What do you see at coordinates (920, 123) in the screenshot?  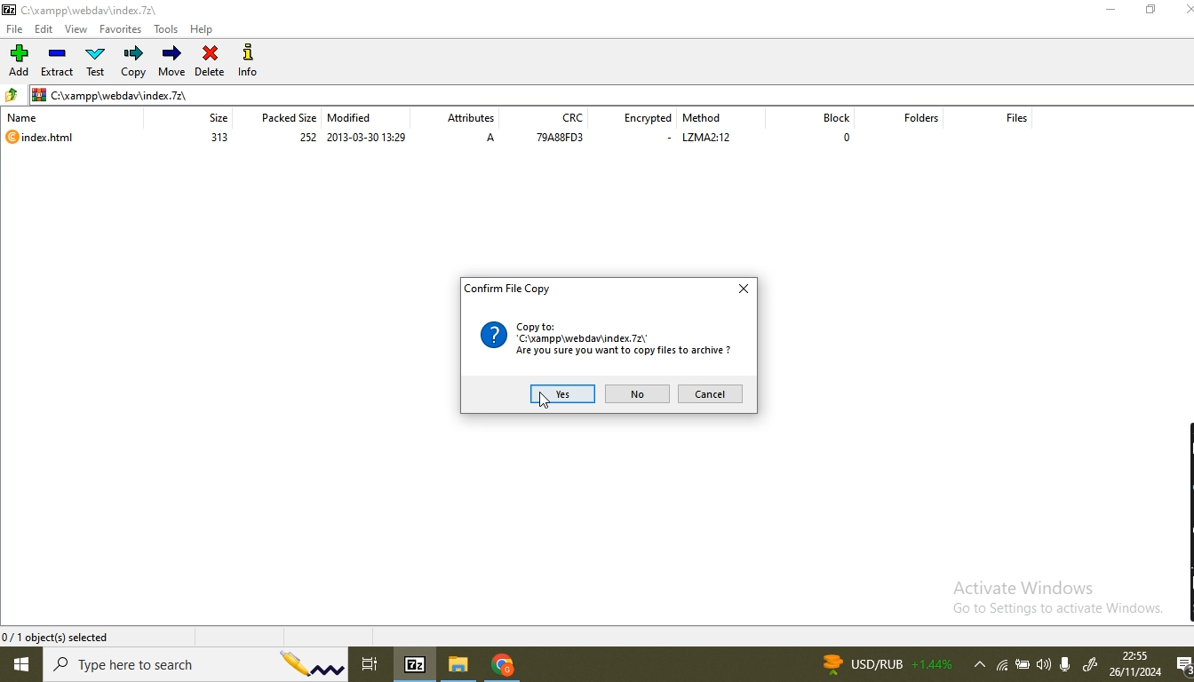 I see `folders` at bounding box center [920, 123].